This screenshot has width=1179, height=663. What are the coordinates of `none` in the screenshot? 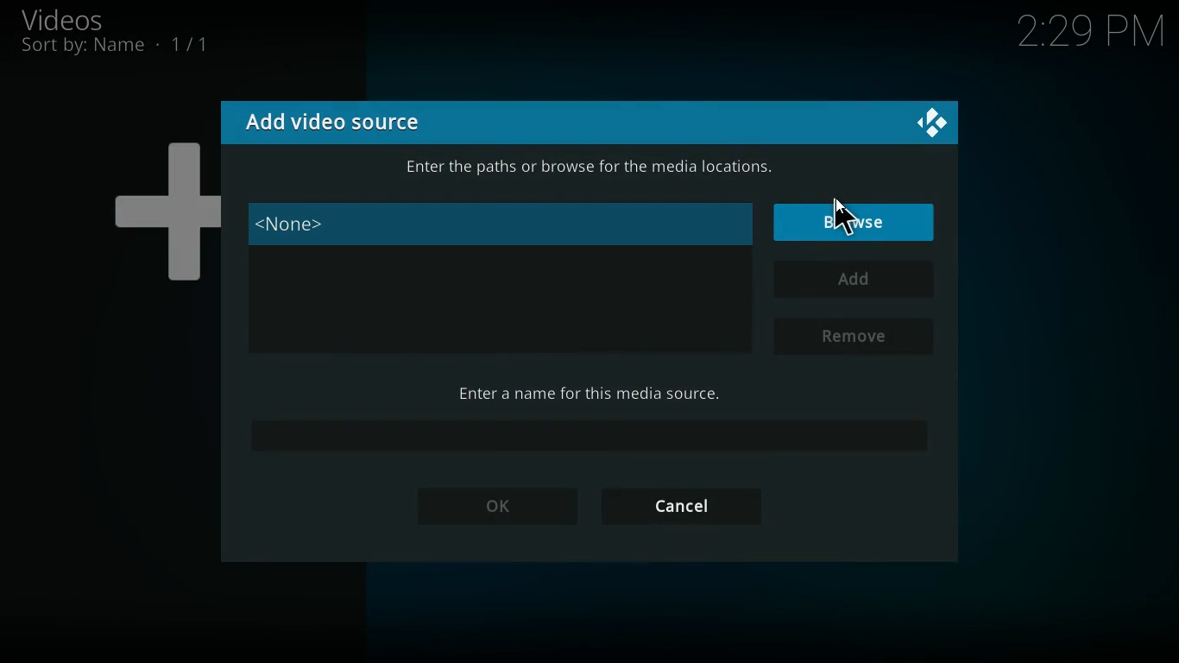 It's located at (501, 224).